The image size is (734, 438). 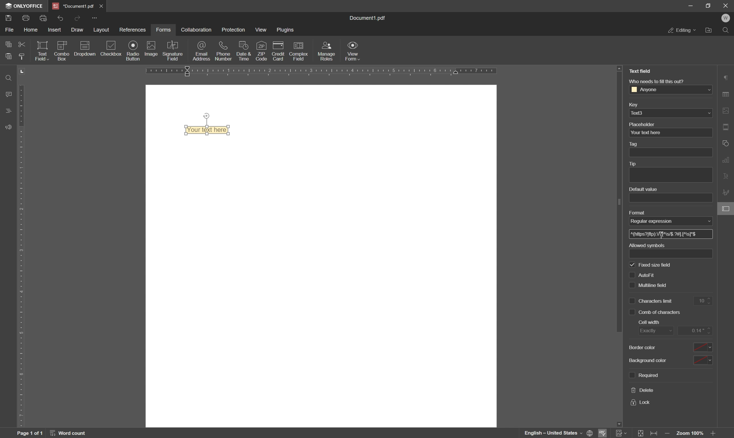 What do you see at coordinates (655, 81) in the screenshot?
I see `who needs to fill this out?` at bounding box center [655, 81].